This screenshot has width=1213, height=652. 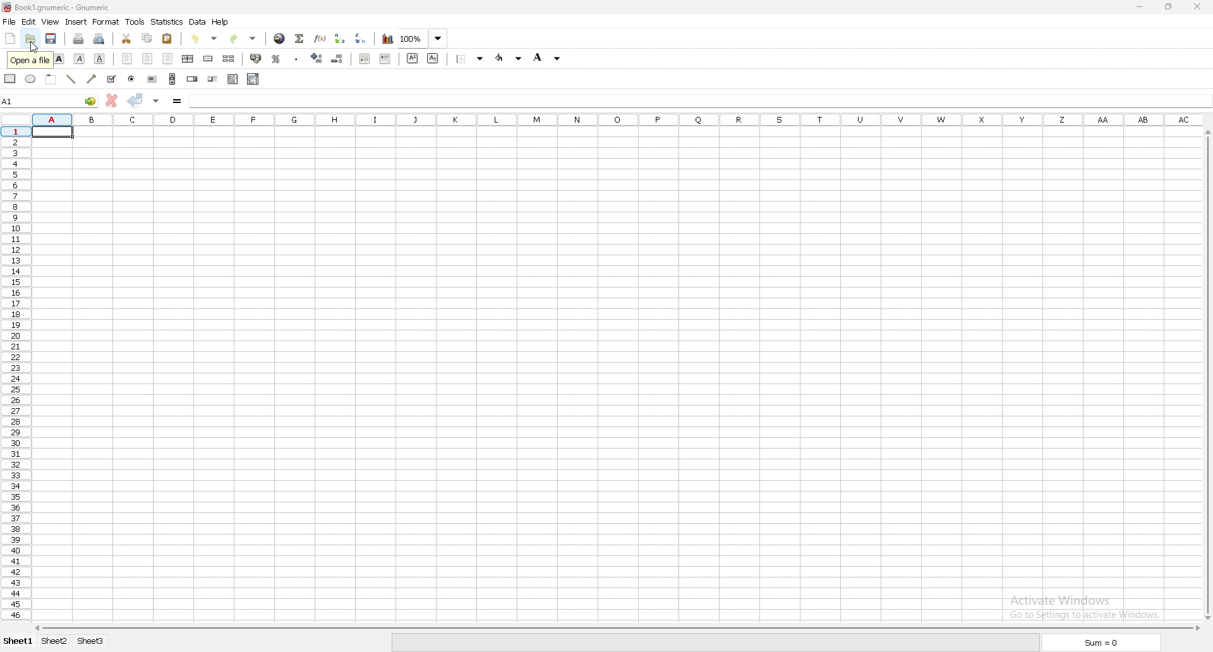 What do you see at coordinates (49, 21) in the screenshot?
I see `view` at bounding box center [49, 21].